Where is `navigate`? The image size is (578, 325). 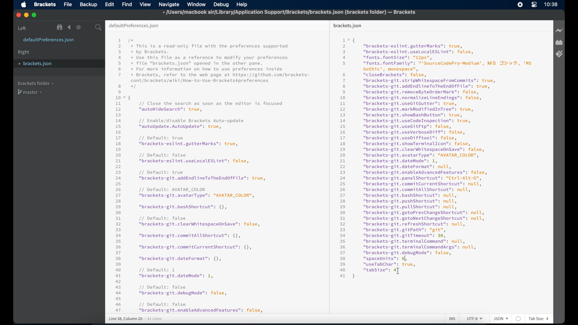 navigate is located at coordinates (169, 5).